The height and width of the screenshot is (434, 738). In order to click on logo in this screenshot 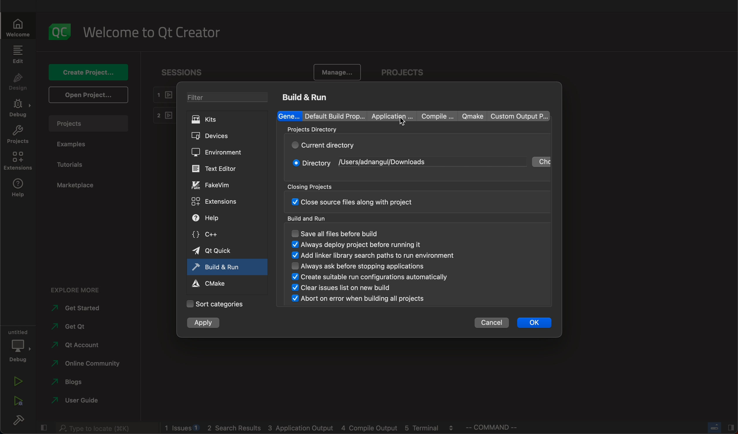, I will do `click(59, 30)`.